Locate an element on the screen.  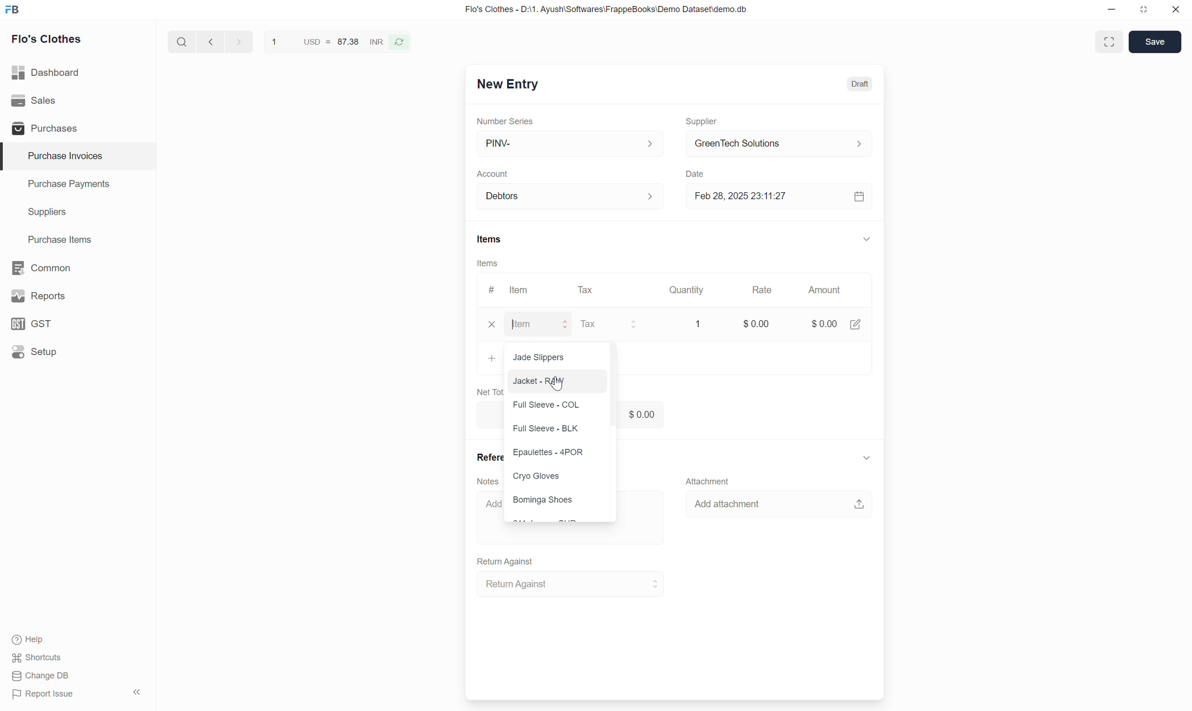
Notes is located at coordinates (488, 482).